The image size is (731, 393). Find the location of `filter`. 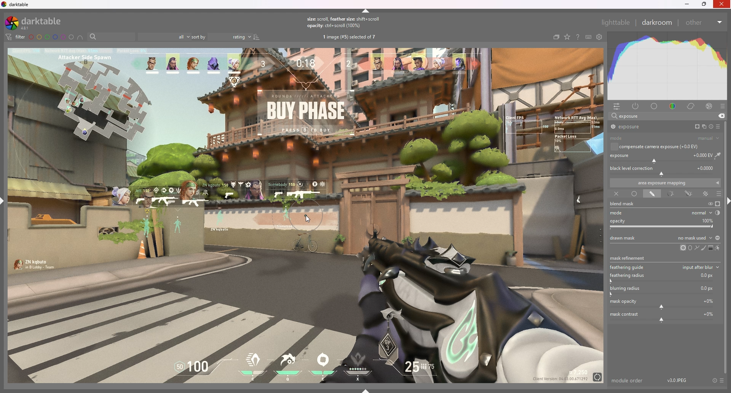

filter is located at coordinates (16, 37).